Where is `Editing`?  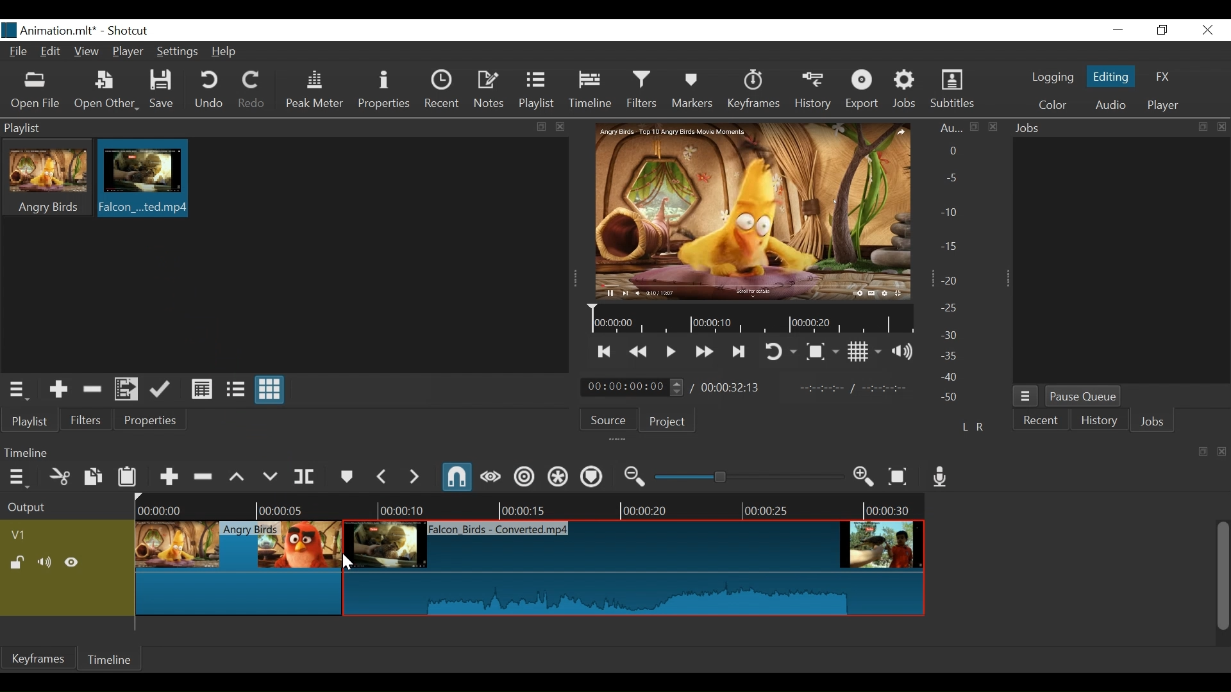 Editing is located at coordinates (1110, 77).